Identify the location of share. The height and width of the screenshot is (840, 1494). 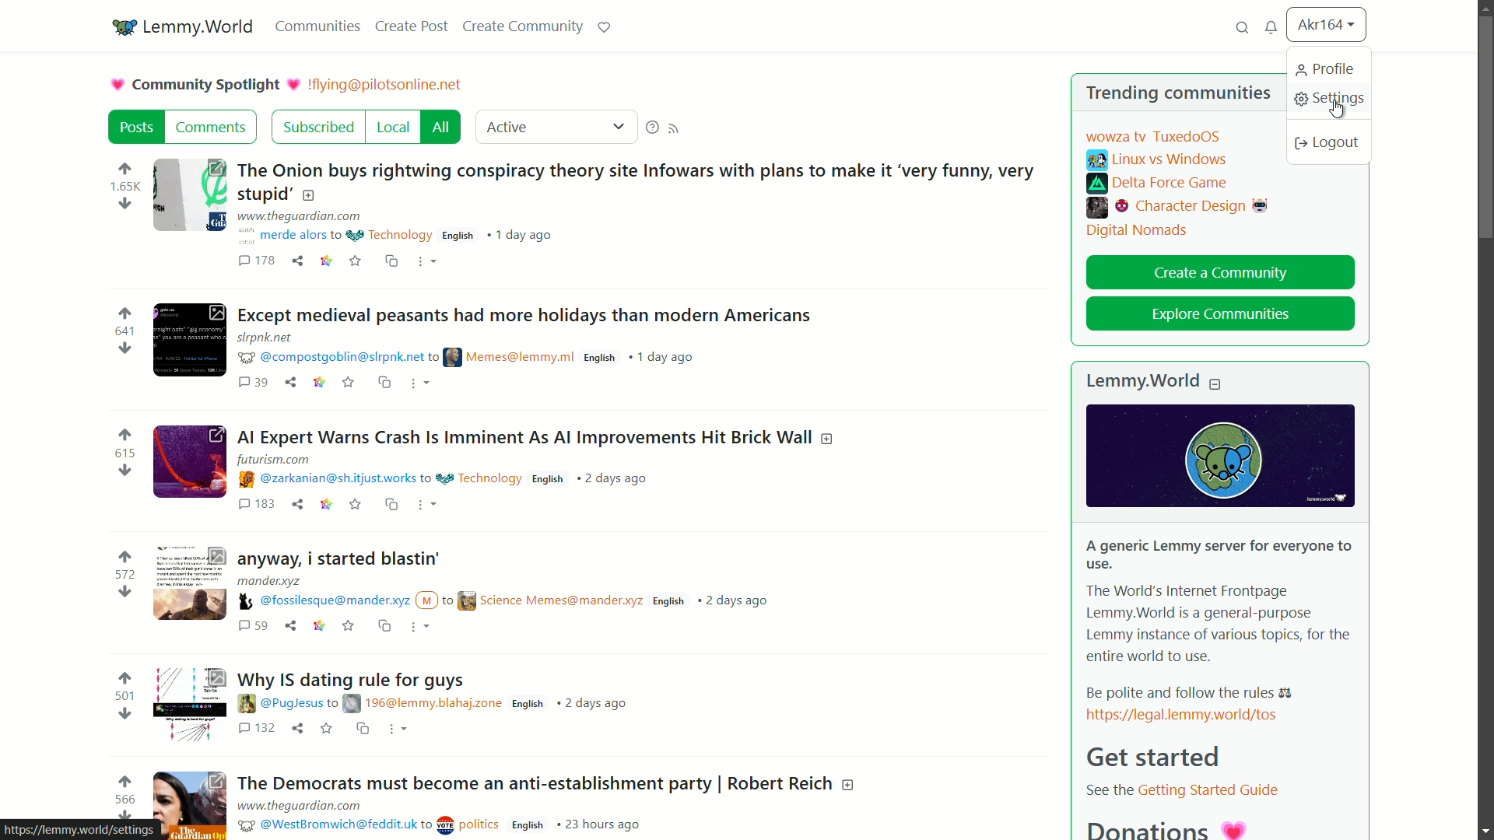
(296, 258).